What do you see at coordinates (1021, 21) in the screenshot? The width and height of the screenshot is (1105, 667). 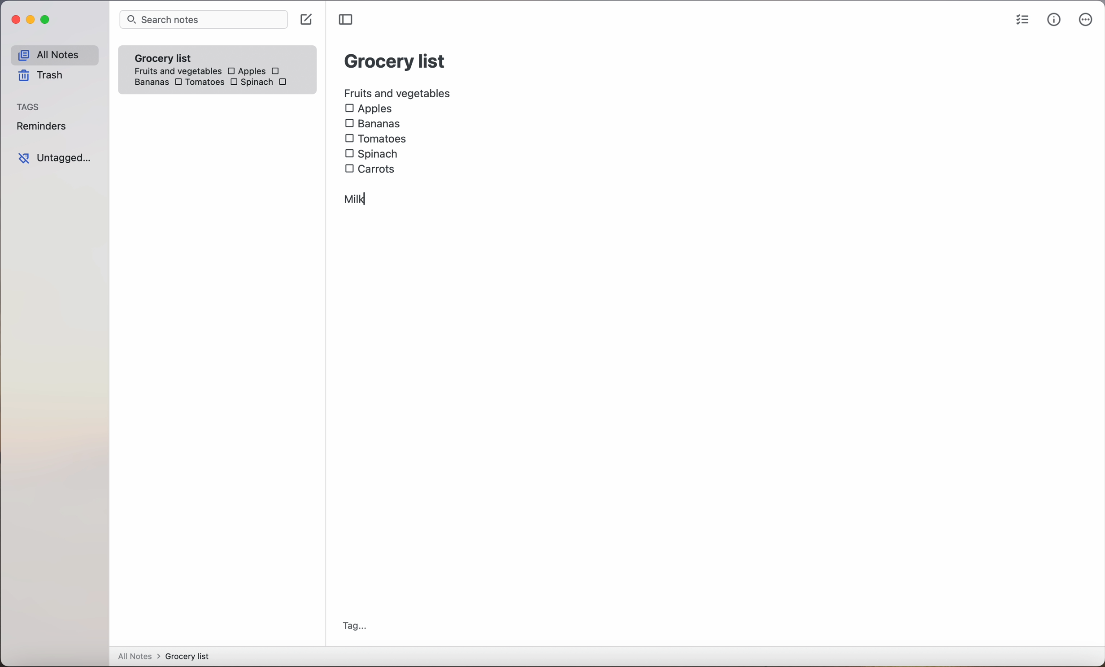 I see `checklist` at bounding box center [1021, 21].